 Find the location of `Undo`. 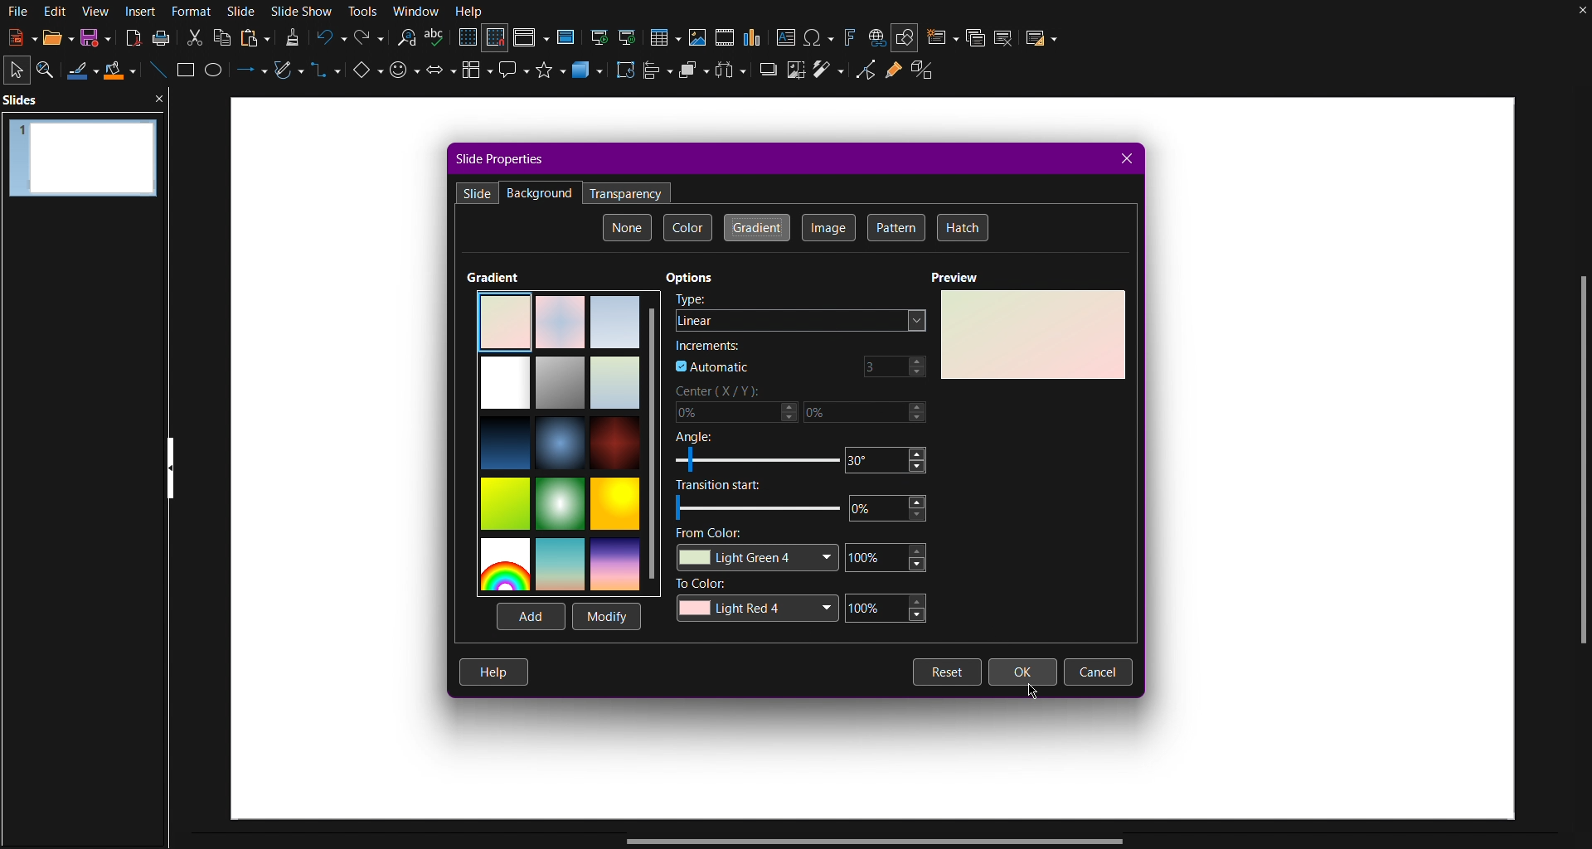

Undo is located at coordinates (329, 38).